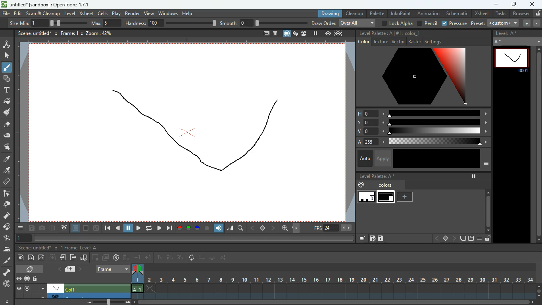 The width and height of the screenshot is (542, 305). I want to click on scroll, so click(488, 206).